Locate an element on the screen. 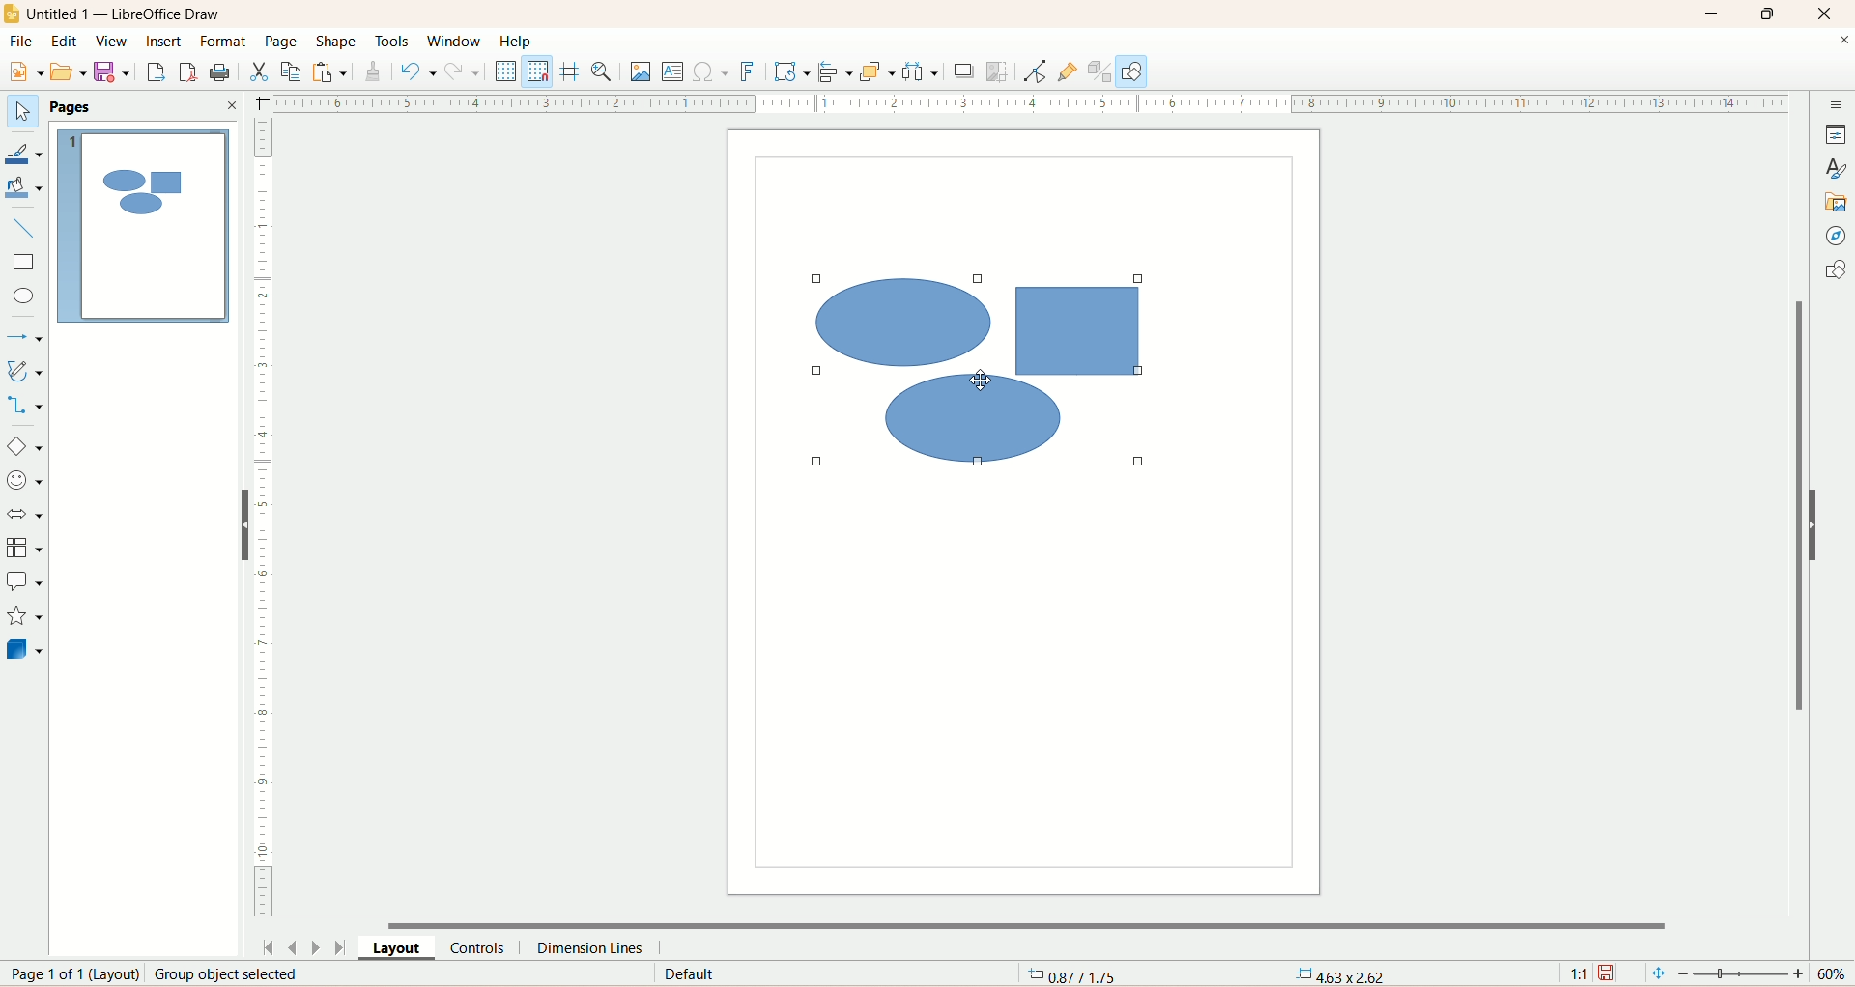 Image resolution: width=1855 pixels, height=987 pixels. coordinates is located at coordinates (1069, 976).